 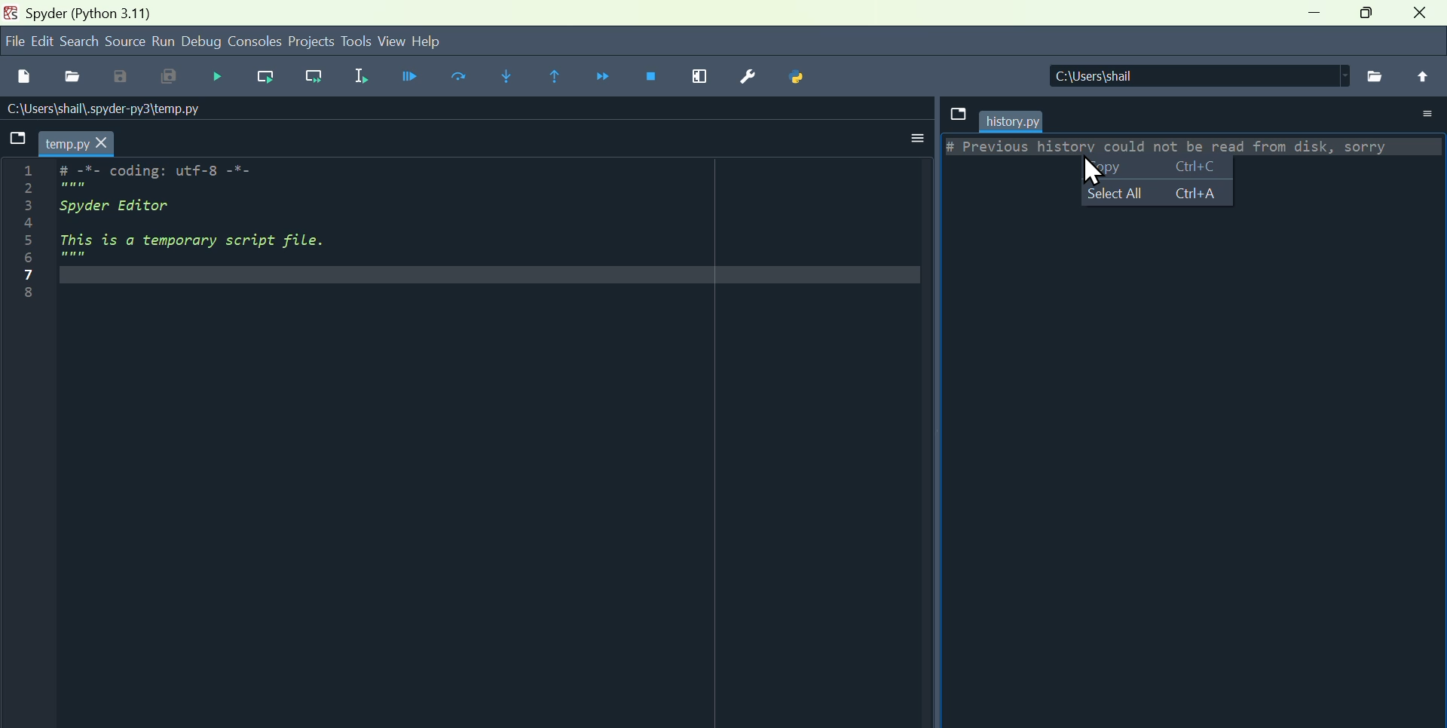 What do you see at coordinates (254, 43) in the screenshot?
I see `Consoles` at bounding box center [254, 43].